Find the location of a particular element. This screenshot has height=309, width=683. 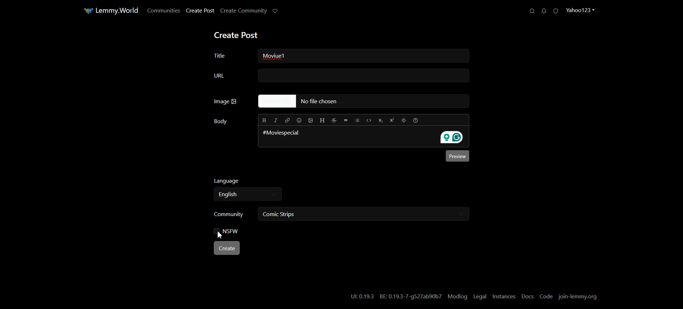

Communities is located at coordinates (163, 11).